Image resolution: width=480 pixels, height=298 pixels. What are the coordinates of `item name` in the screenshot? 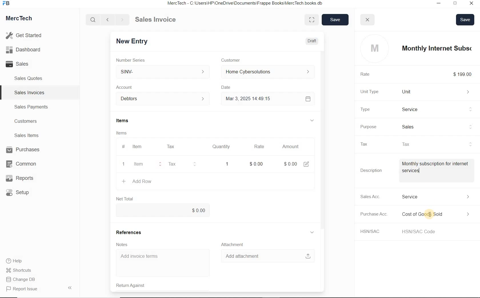 It's located at (434, 48).